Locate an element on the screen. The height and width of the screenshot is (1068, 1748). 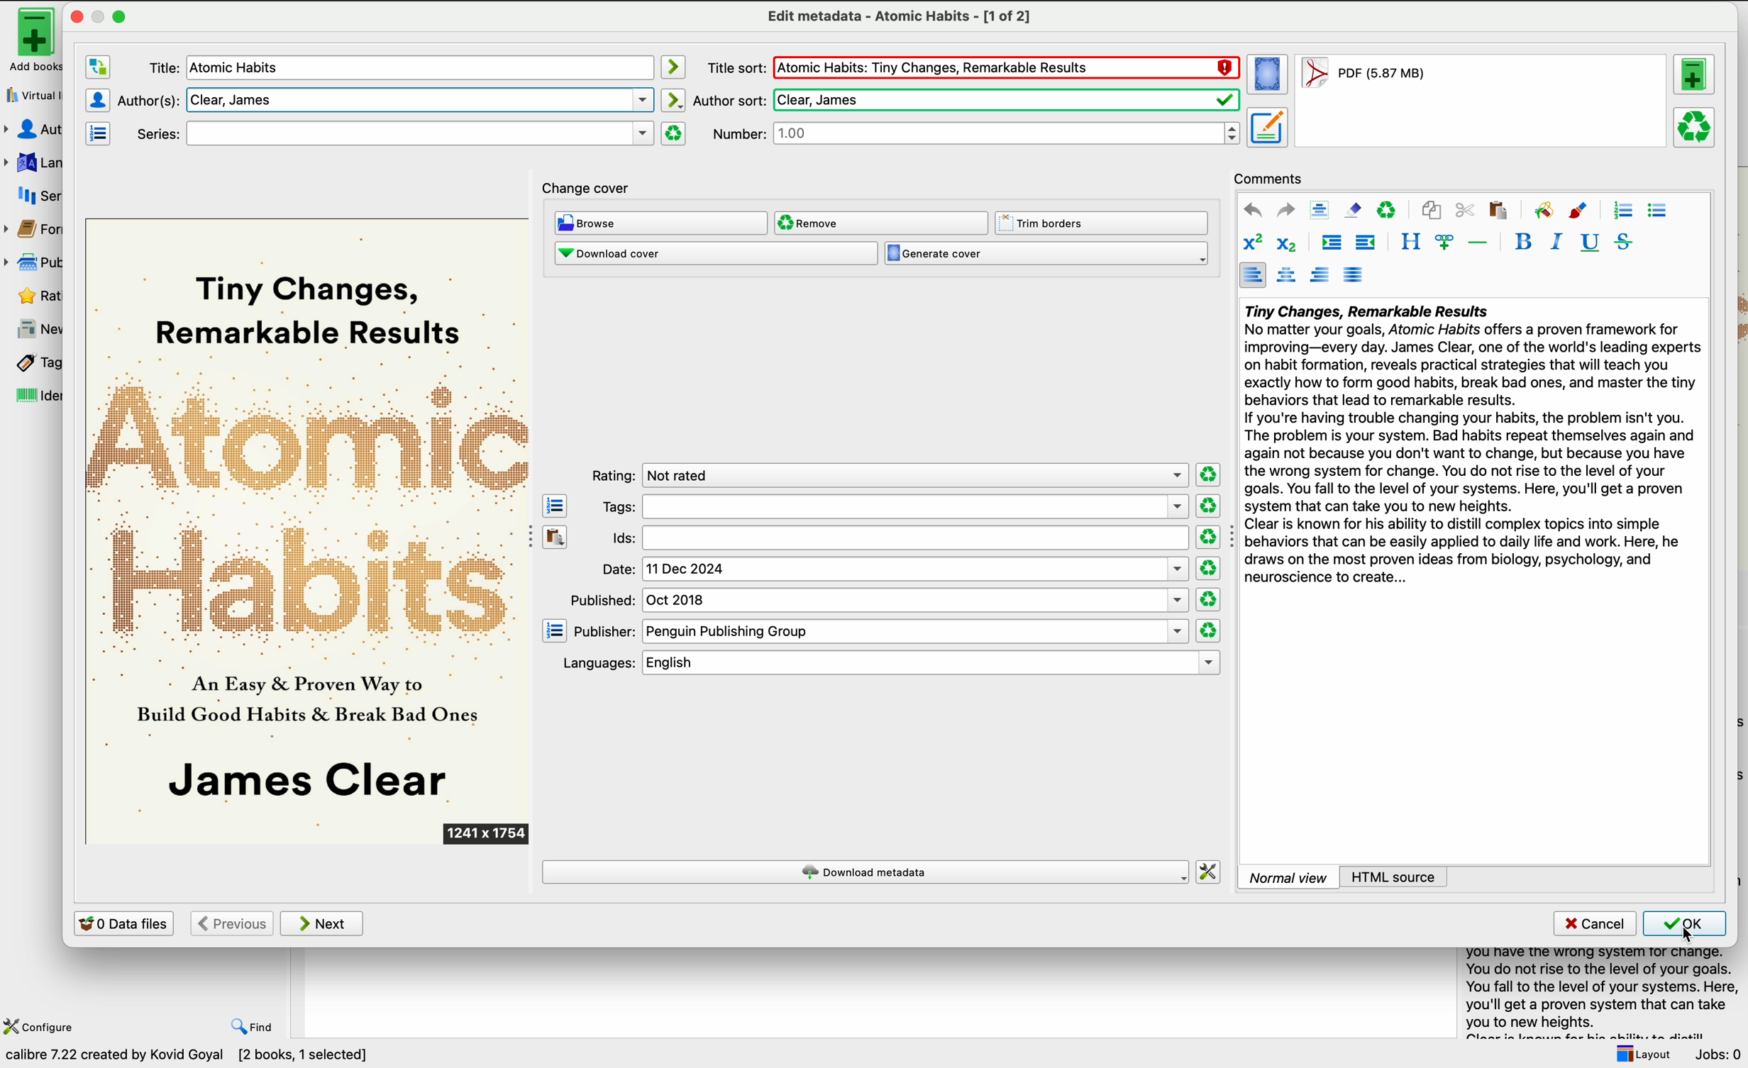
remove formatting is located at coordinates (1353, 210).